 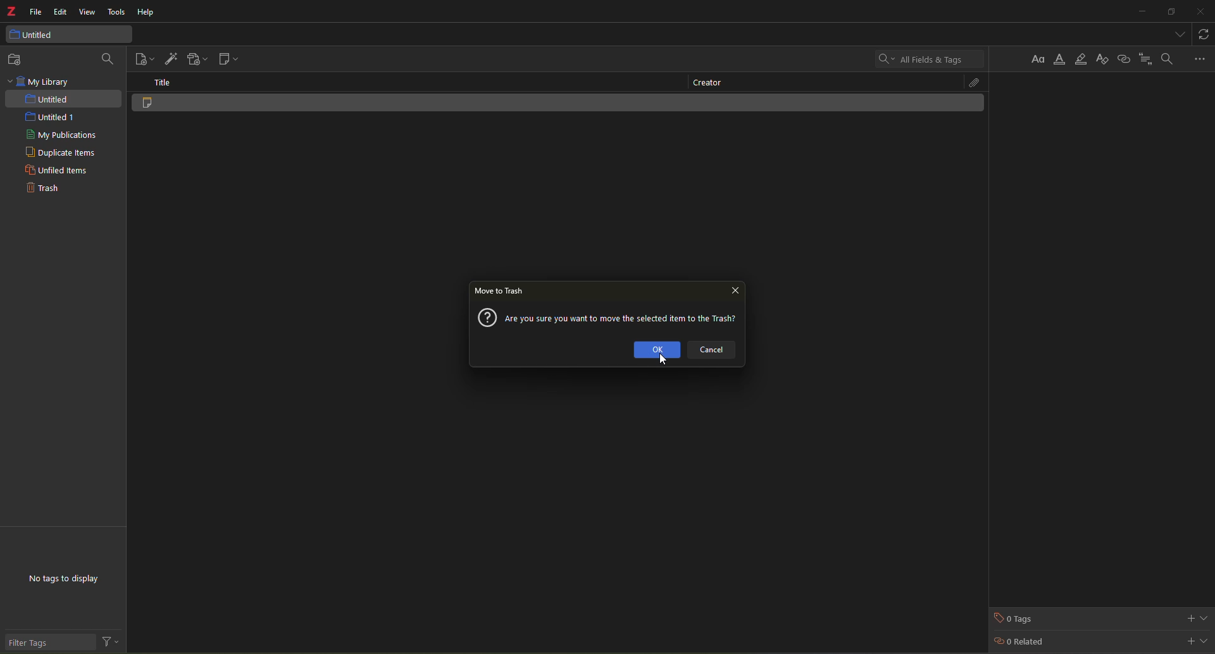 I want to click on search, so click(x=927, y=59).